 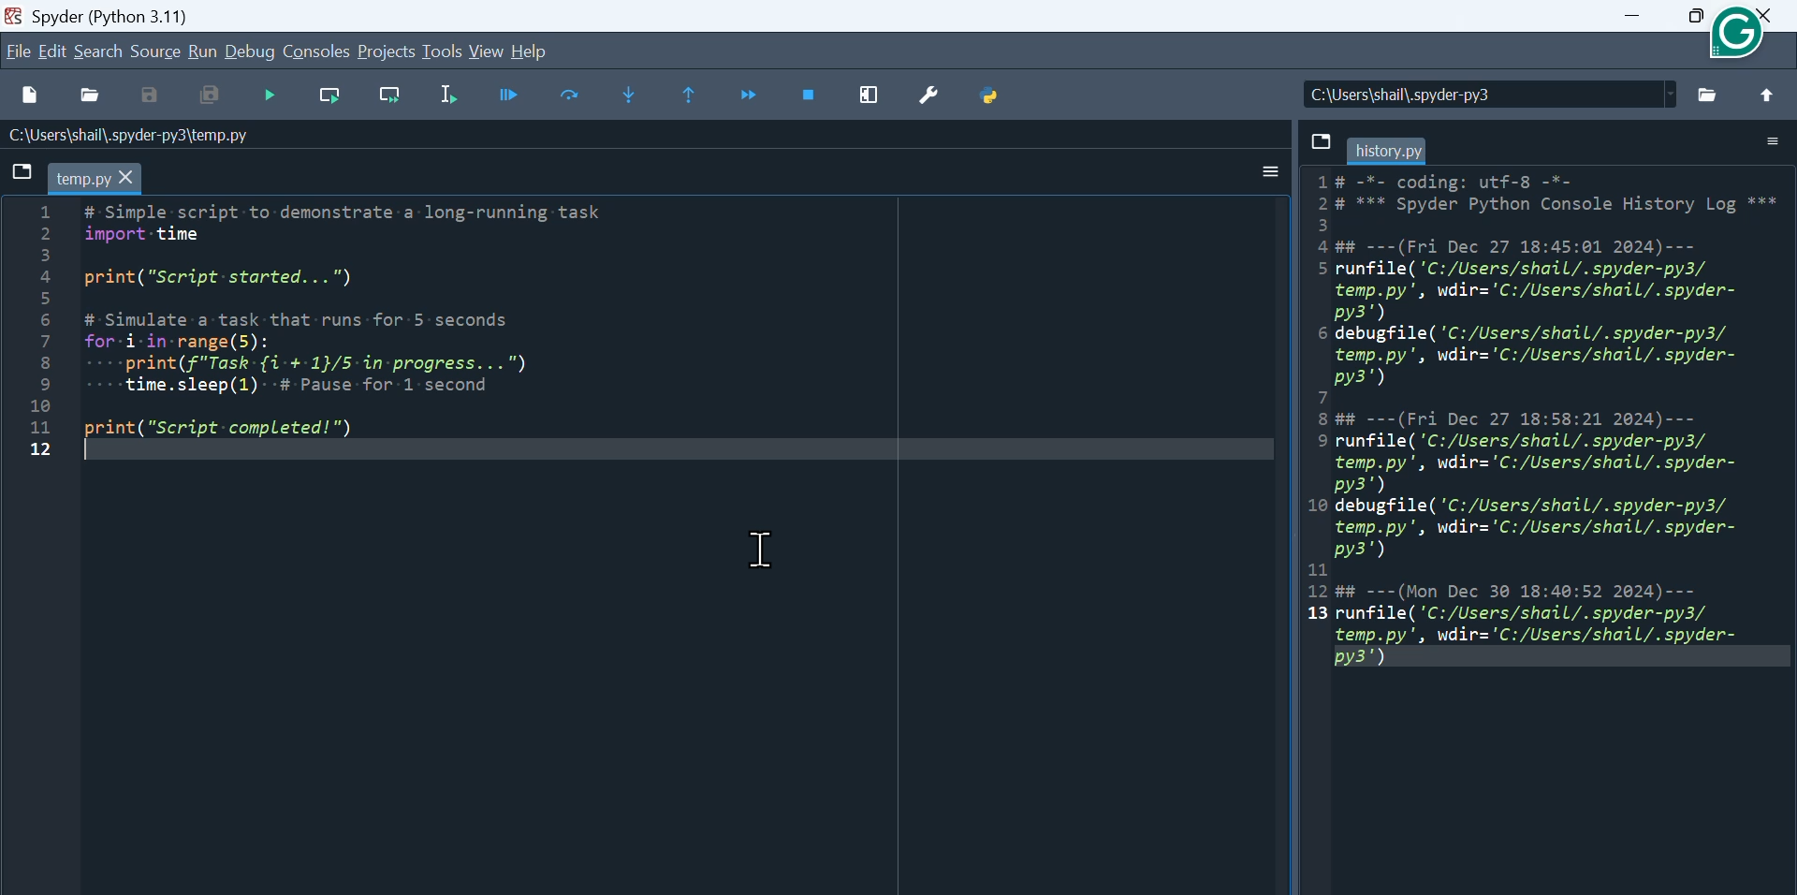 I want to click on save, so click(x=1320, y=142).